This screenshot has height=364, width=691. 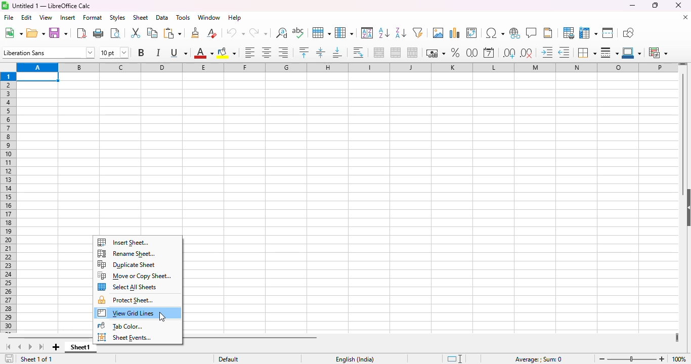 What do you see at coordinates (126, 265) in the screenshot?
I see `duplicate sheet` at bounding box center [126, 265].